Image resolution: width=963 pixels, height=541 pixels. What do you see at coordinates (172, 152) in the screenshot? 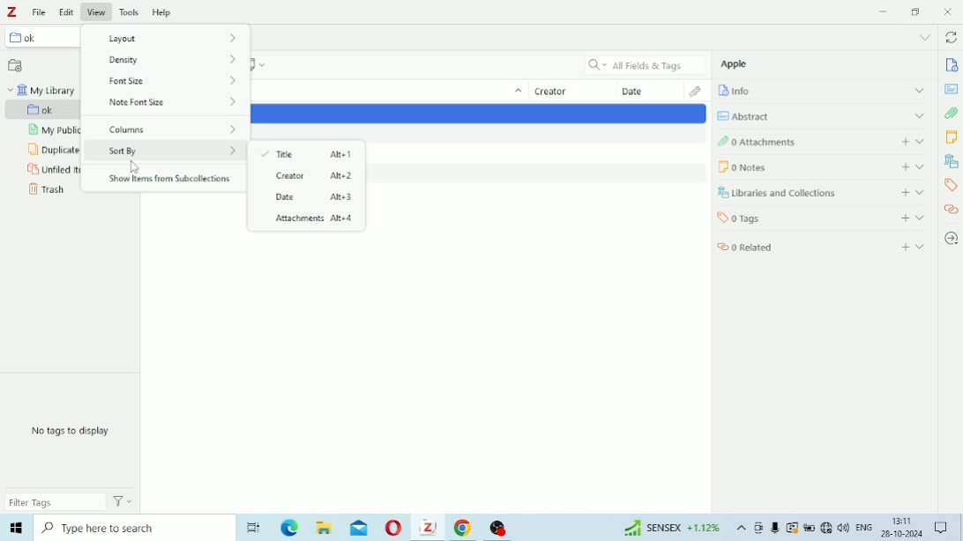
I see `Sort By` at bounding box center [172, 152].